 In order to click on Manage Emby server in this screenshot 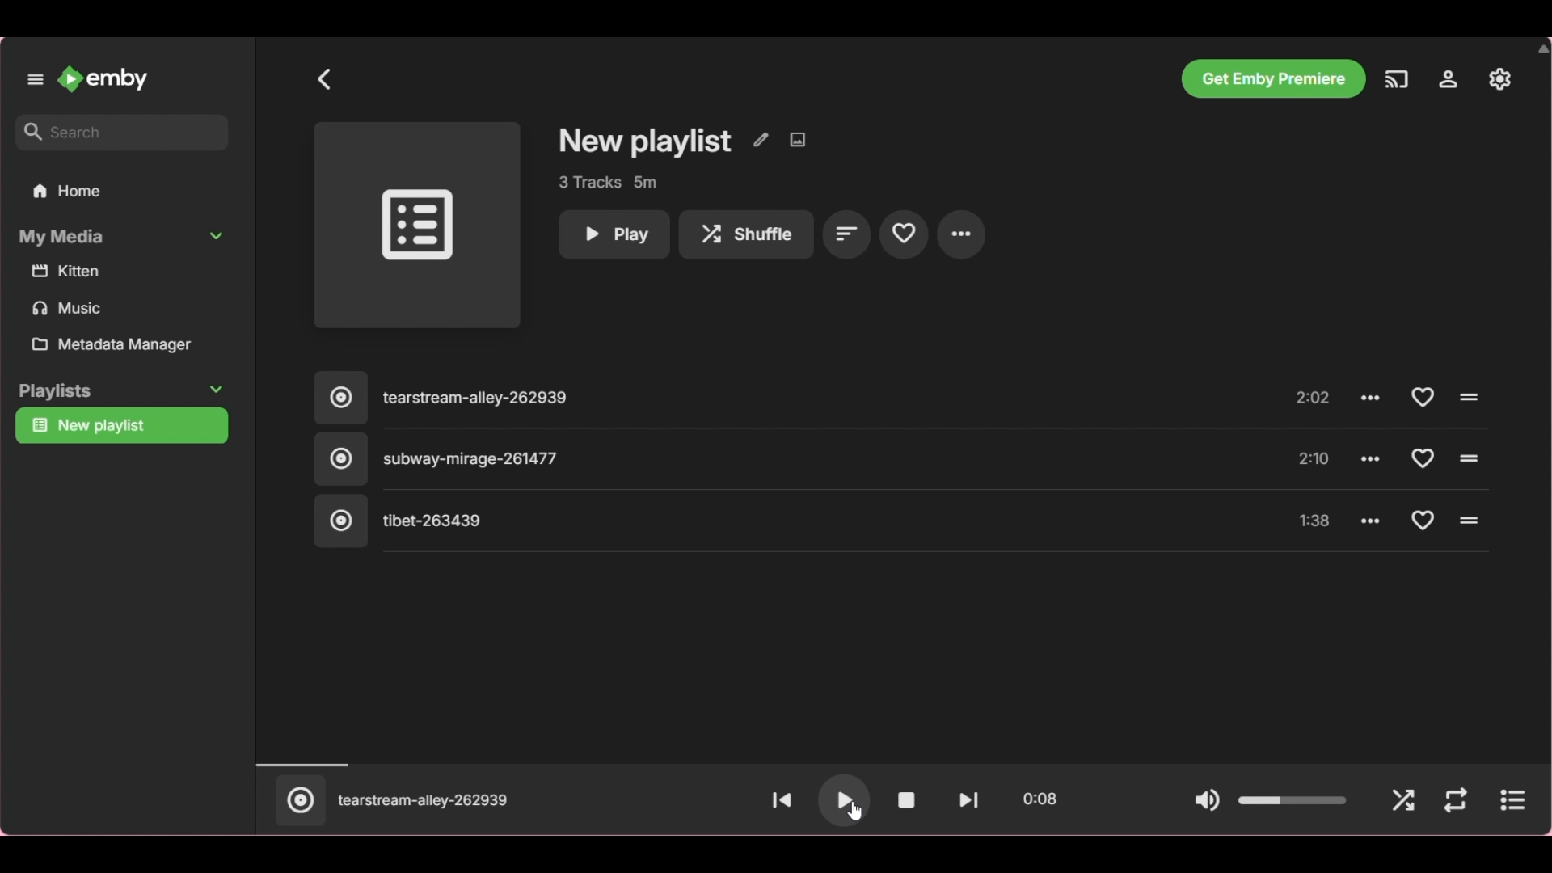, I will do `click(1500, 78)`.